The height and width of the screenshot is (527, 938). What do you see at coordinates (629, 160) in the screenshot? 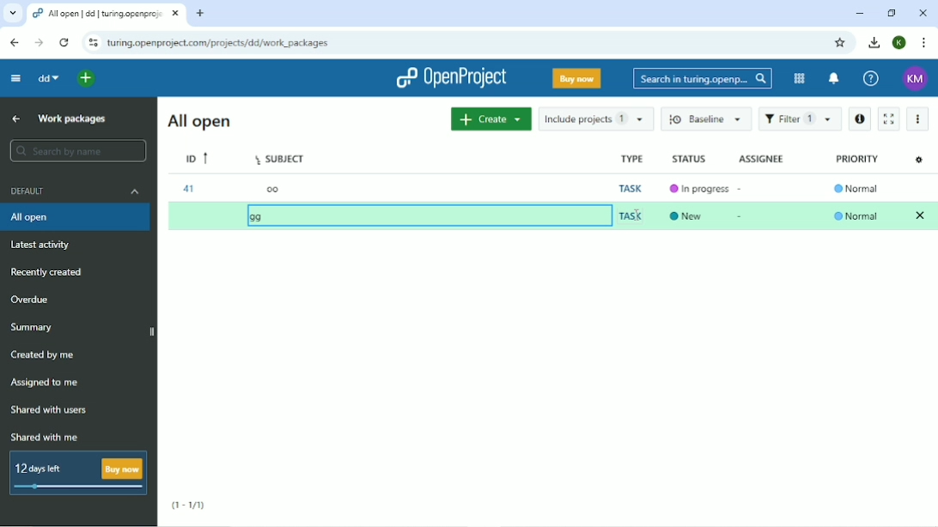
I see `Type` at bounding box center [629, 160].